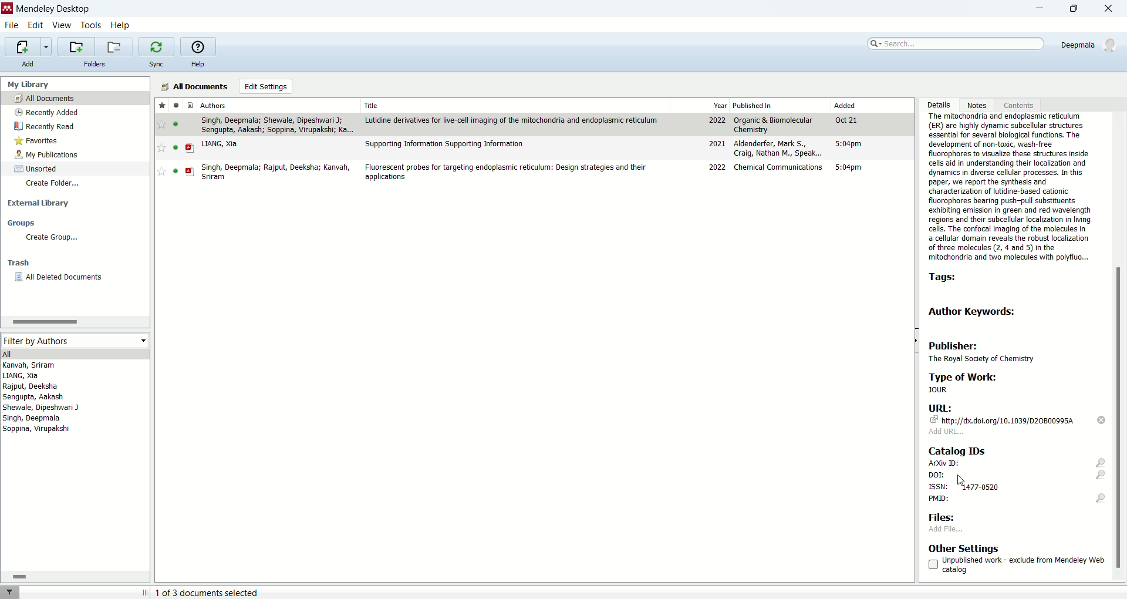  I want to click on help, so click(120, 26).